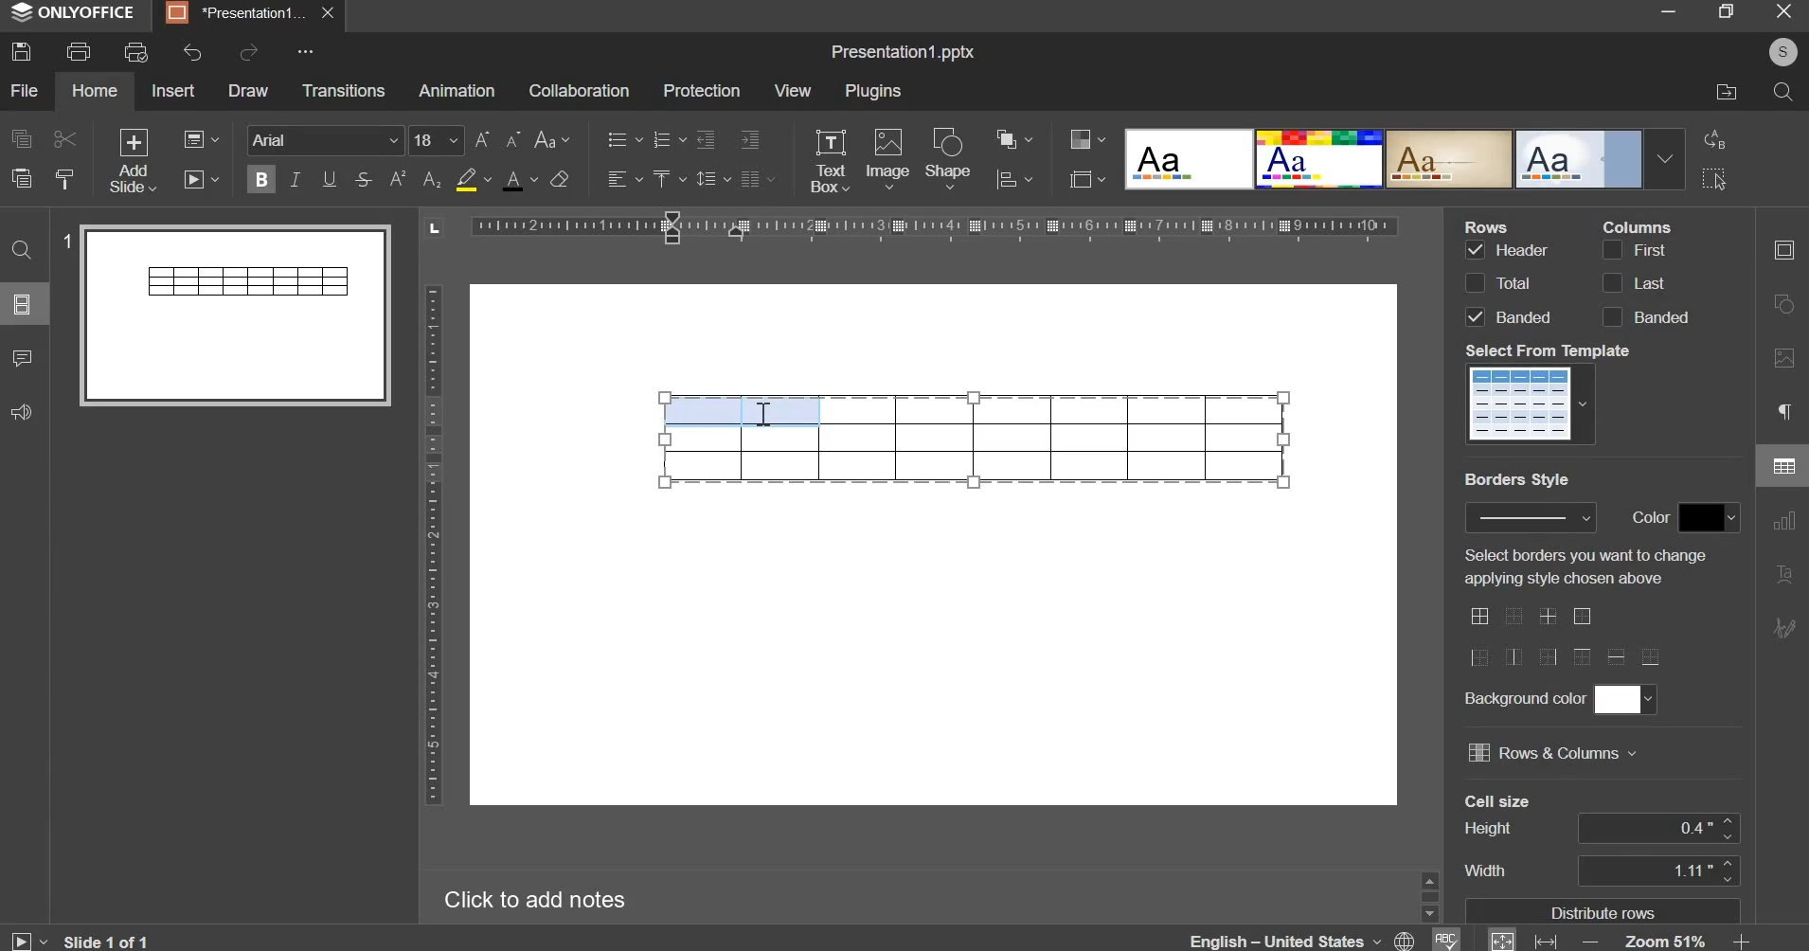 The width and height of the screenshot is (1809, 951). I want to click on vertical alignment, so click(667, 178).